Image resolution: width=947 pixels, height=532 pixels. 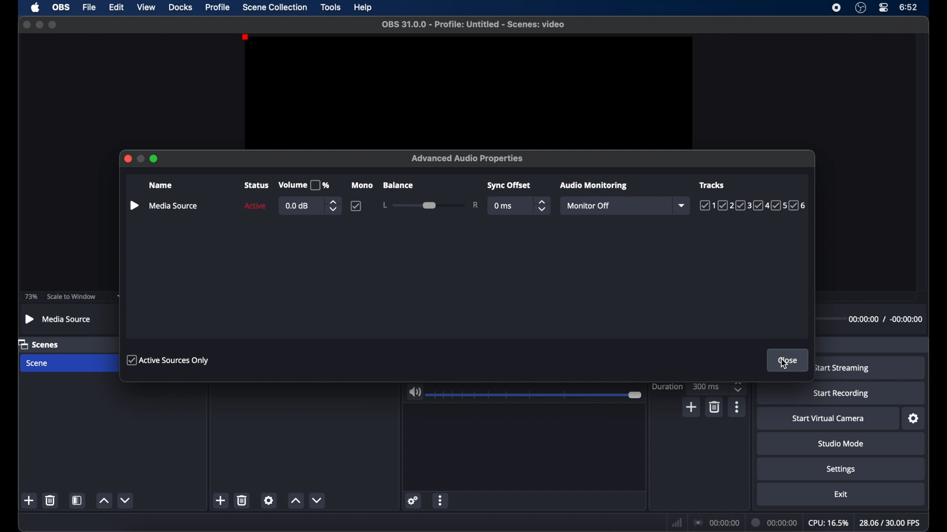 What do you see at coordinates (220, 500) in the screenshot?
I see `add` at bounding box center [220, 500].